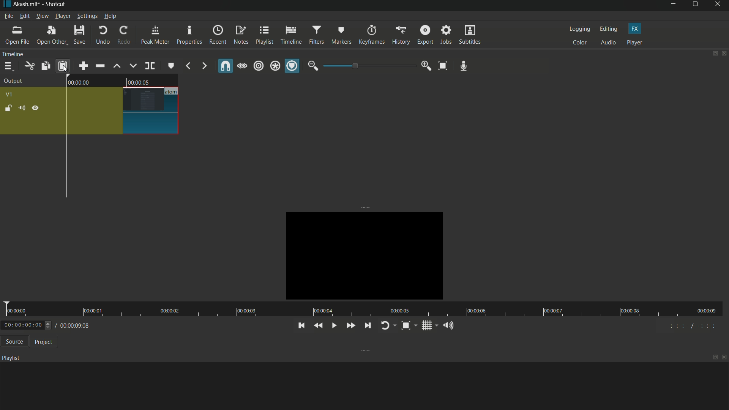 This screenshot has height=410, width=729. What do you see at coordinates (6, 5) in the screenshot?
I see `app icon` at bounding box center [6, 5].